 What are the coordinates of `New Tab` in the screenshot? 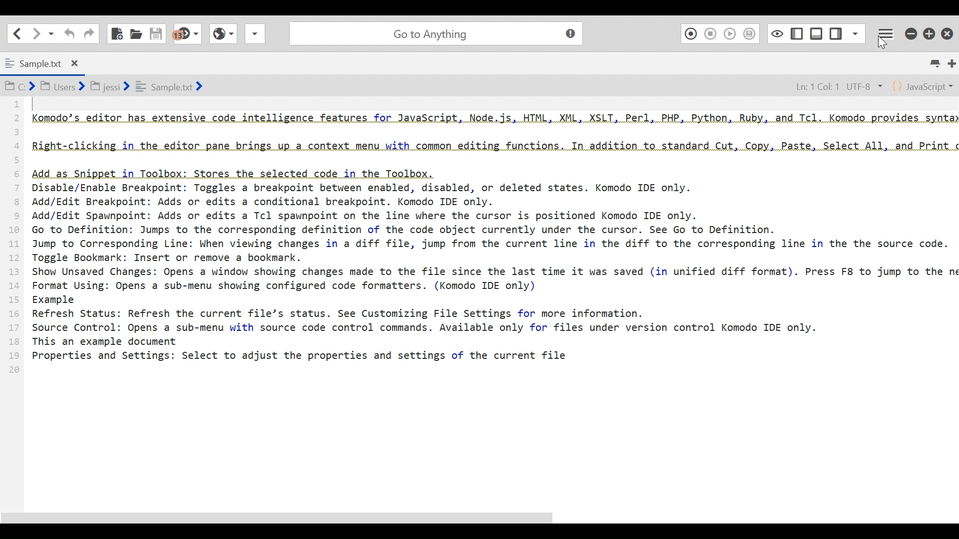 It's located at (952, 63).